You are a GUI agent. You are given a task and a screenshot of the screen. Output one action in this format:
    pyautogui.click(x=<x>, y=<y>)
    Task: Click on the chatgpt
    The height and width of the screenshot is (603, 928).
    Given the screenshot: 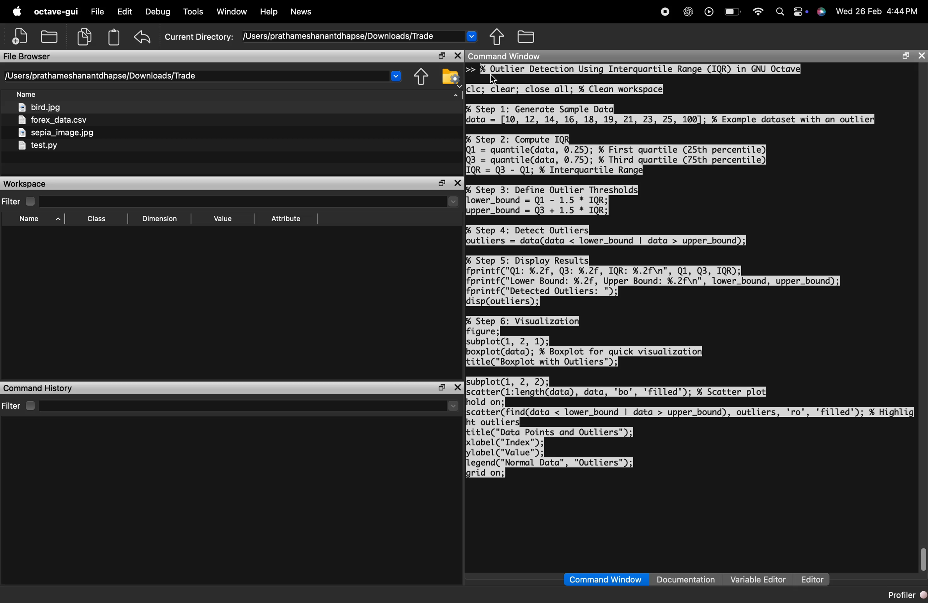 What is the action you would take?
    pyautogui.click(x=689, y=13)
    